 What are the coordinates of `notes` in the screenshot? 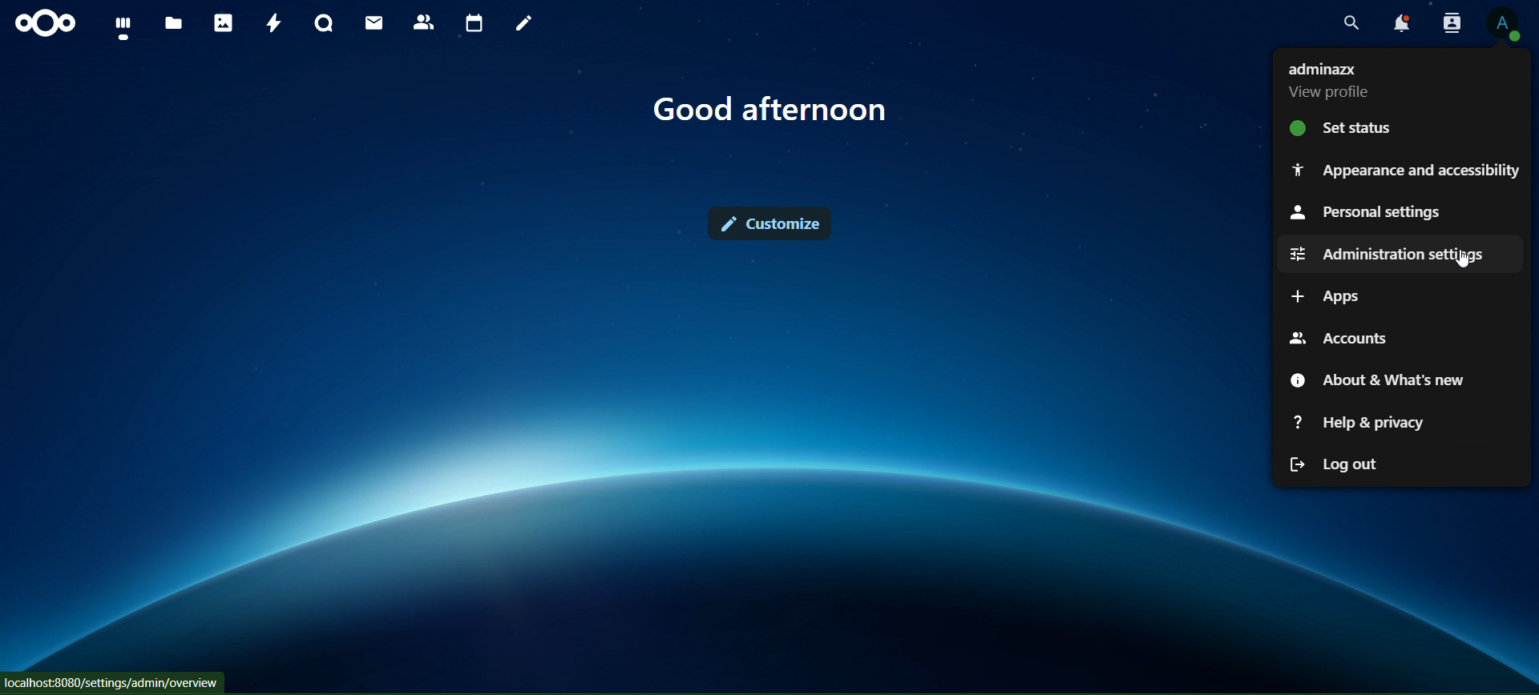 It's located at (525, 23).